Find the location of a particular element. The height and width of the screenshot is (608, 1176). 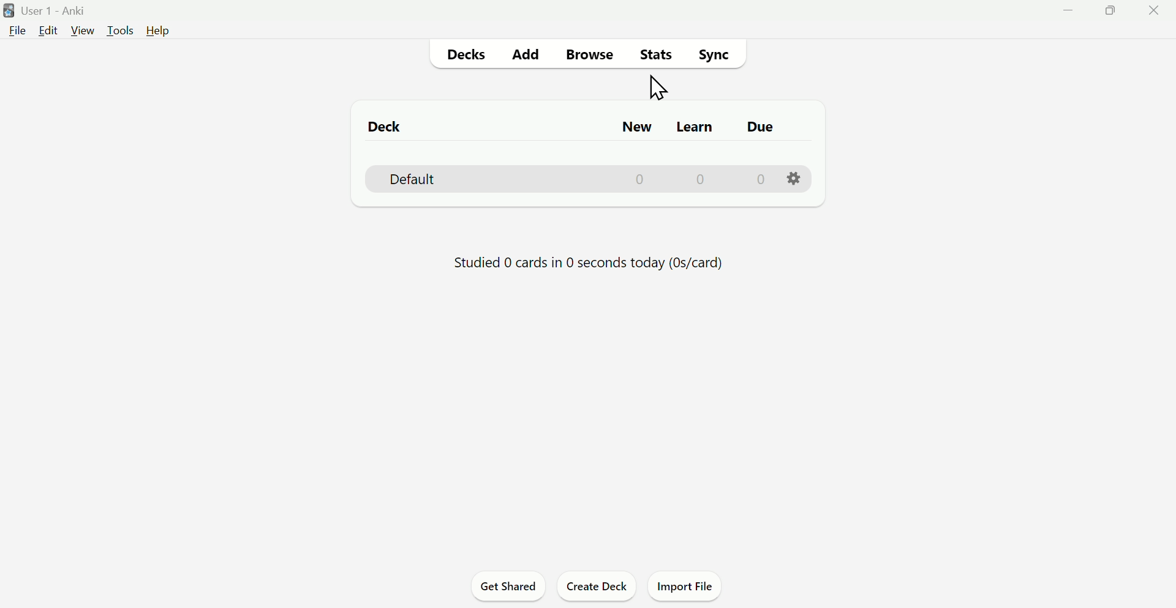

Tools is located at coordinates (122, 31).